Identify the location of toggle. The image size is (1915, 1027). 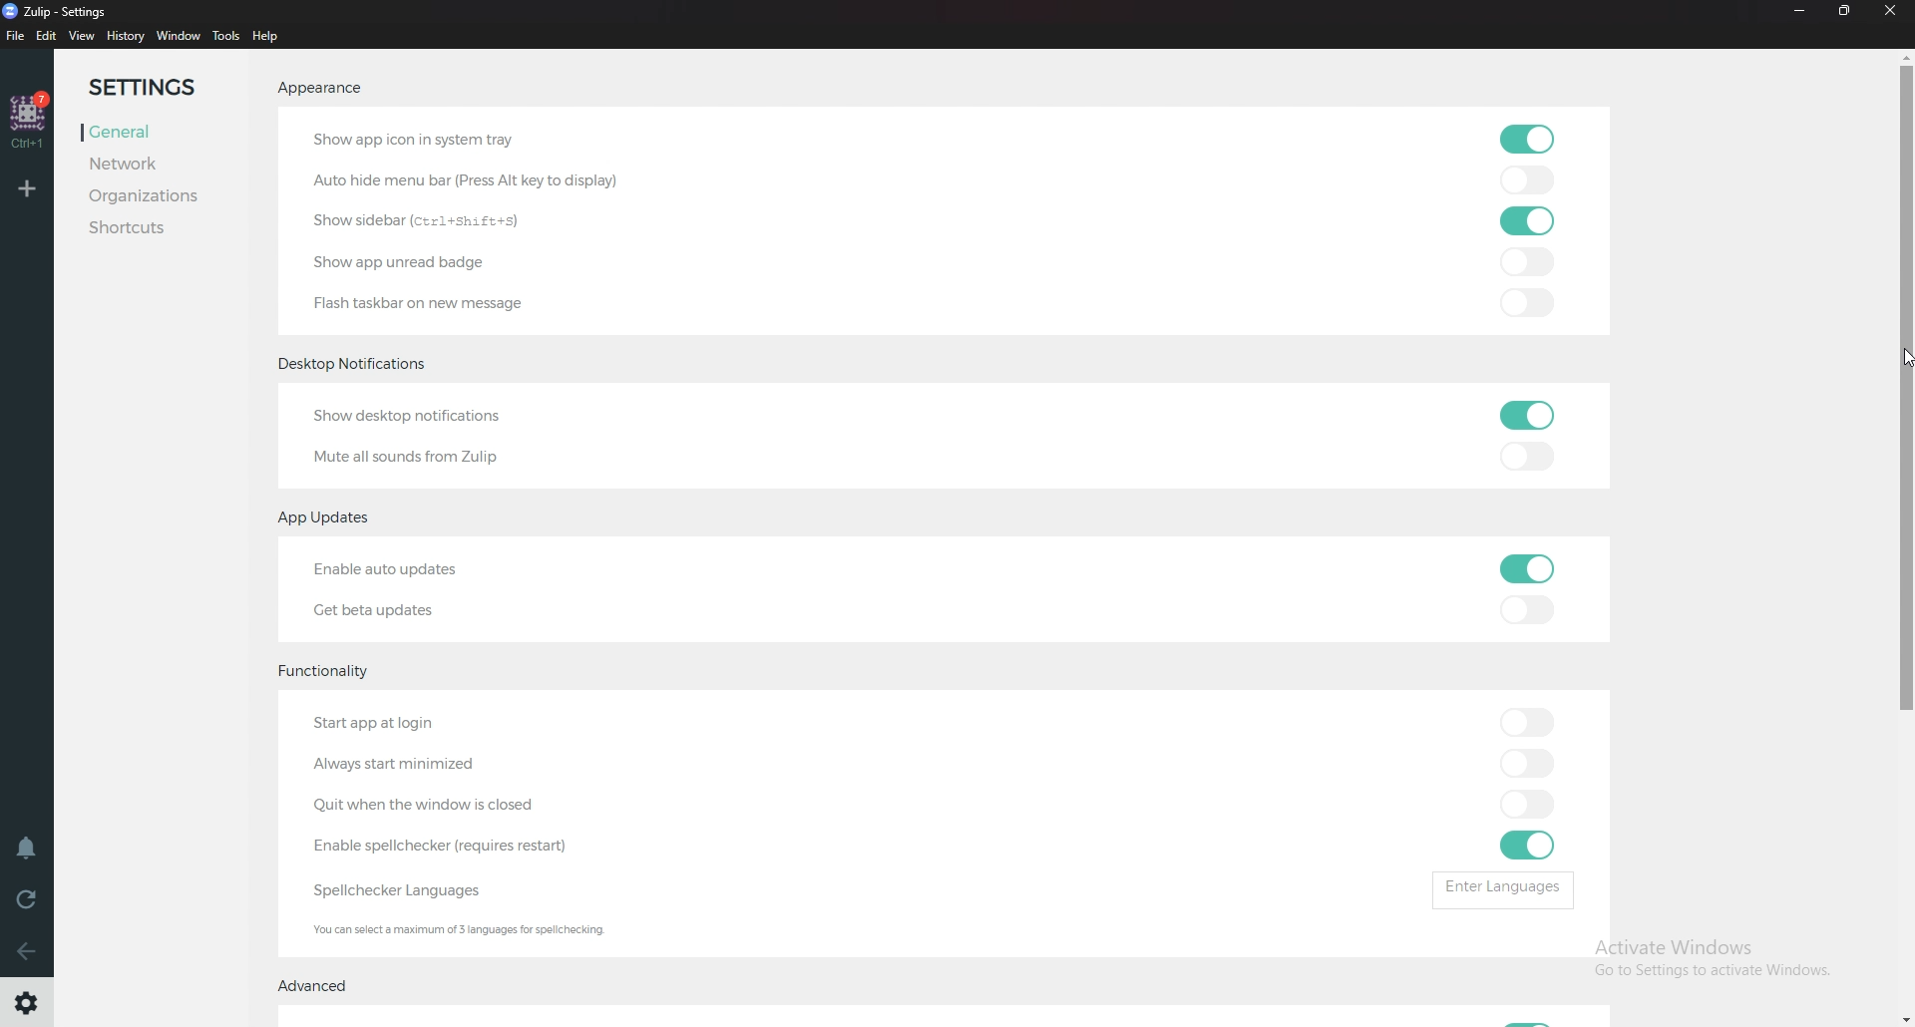
(1528, 459).